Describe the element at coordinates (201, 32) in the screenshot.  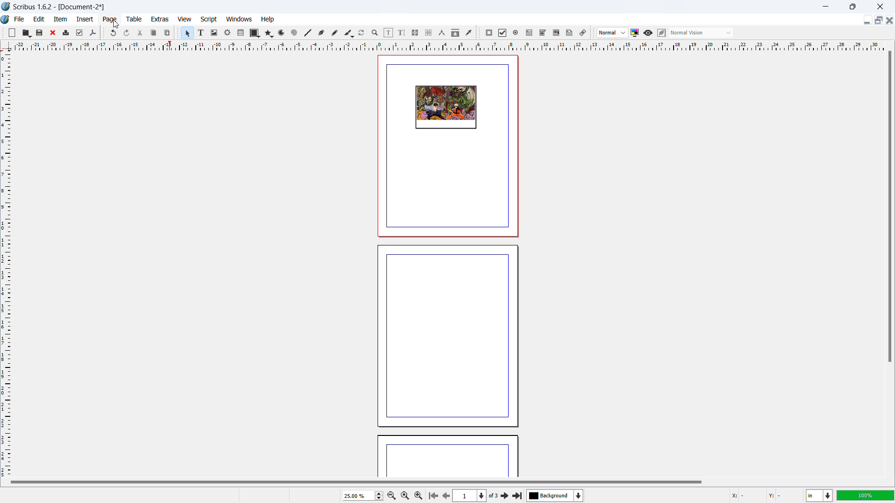
I see `text frame` at that location.